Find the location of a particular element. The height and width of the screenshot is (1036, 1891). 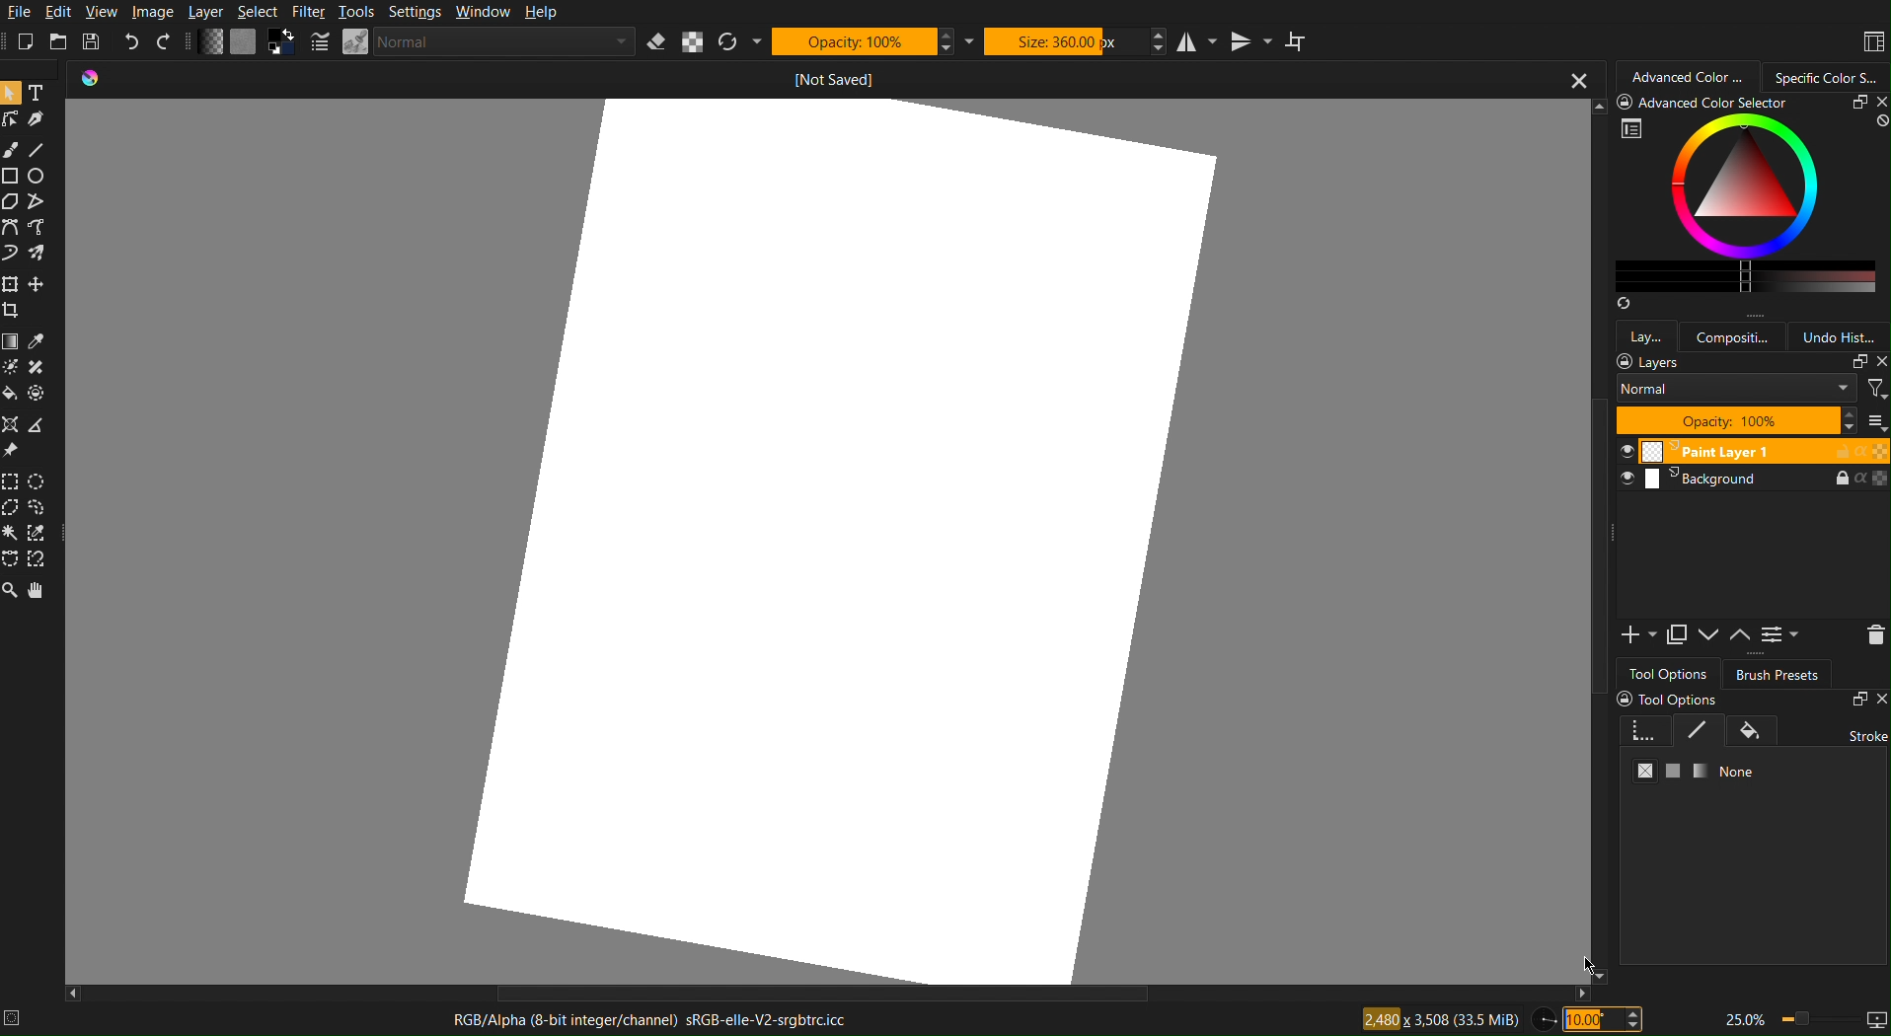

Vertical Mirror is located at coordinates (1249, 40).